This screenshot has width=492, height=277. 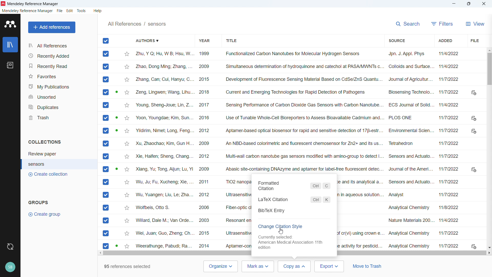 What do you see at coordinates (233, 41) in the screenshot?
I see `Sort by title ` at bounding box center [233, 41].